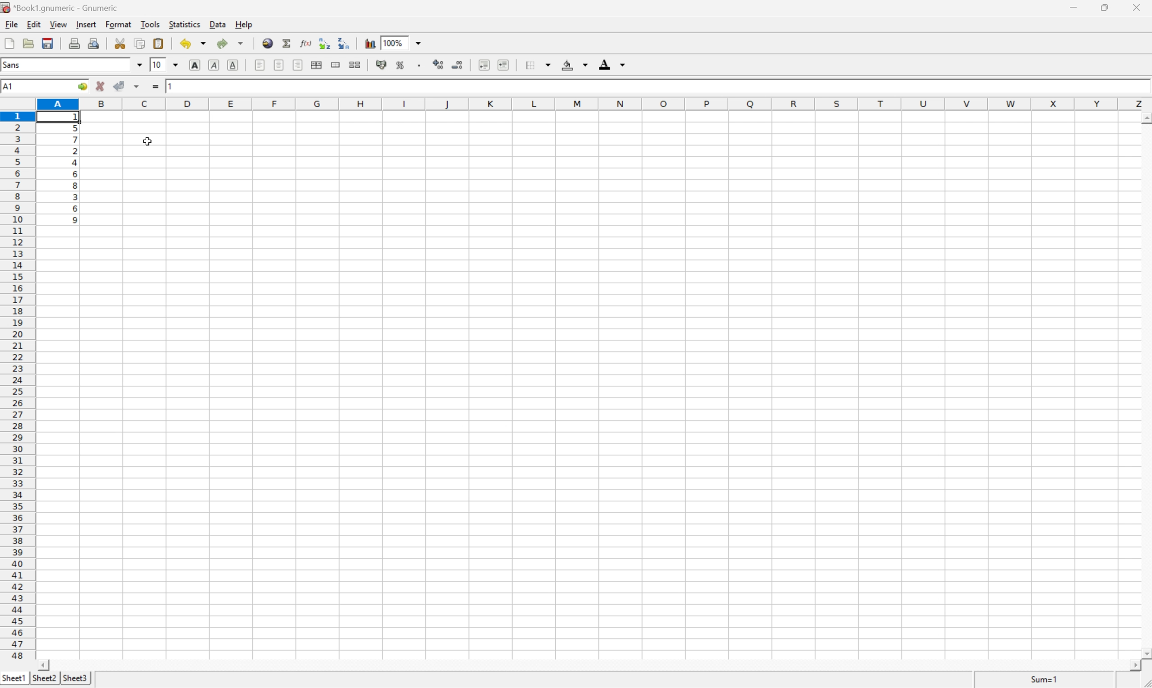  What do you see at coordinates (140, 42) in the screenshot?
I see `copy` at bounding box center [140, 42].